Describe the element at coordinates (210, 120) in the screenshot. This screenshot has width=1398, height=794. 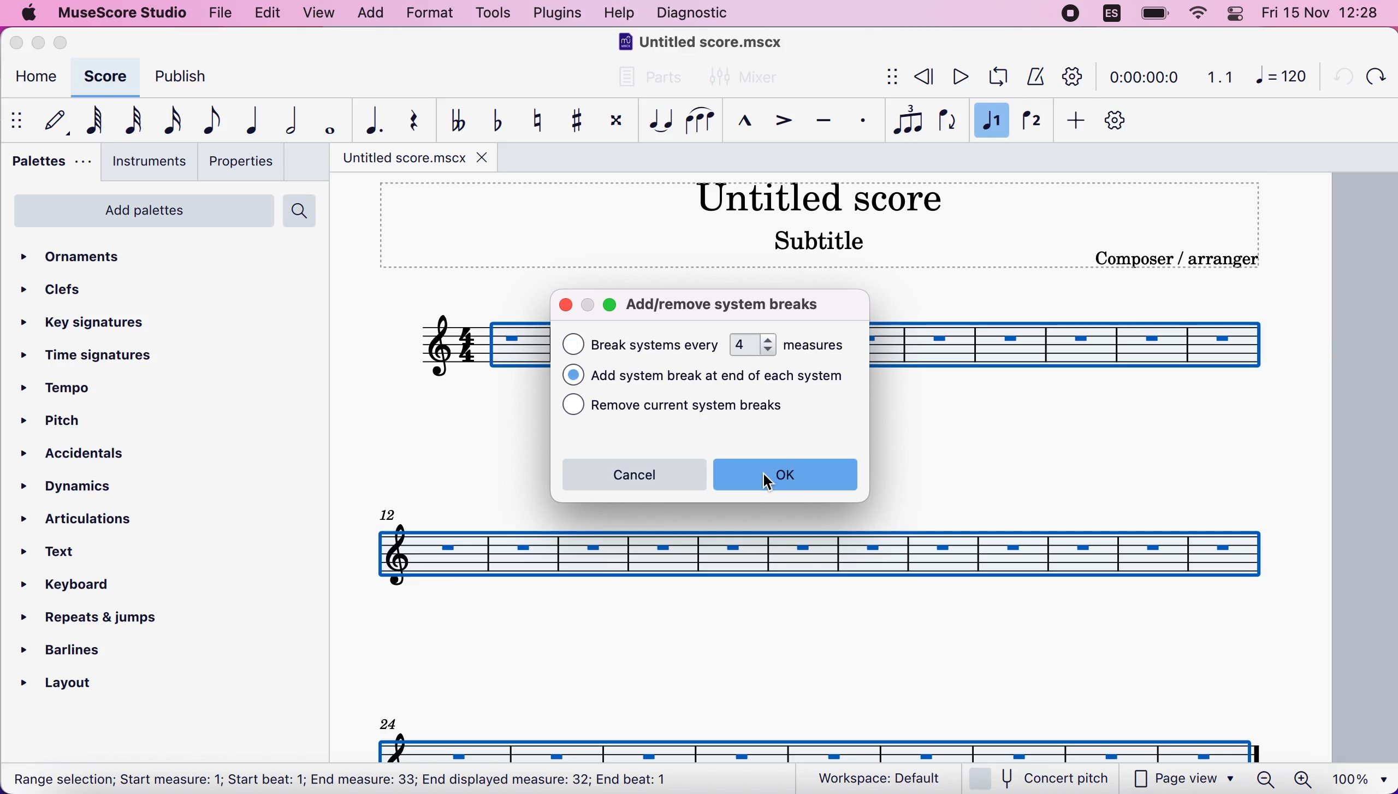
I see `eight note` at that location.